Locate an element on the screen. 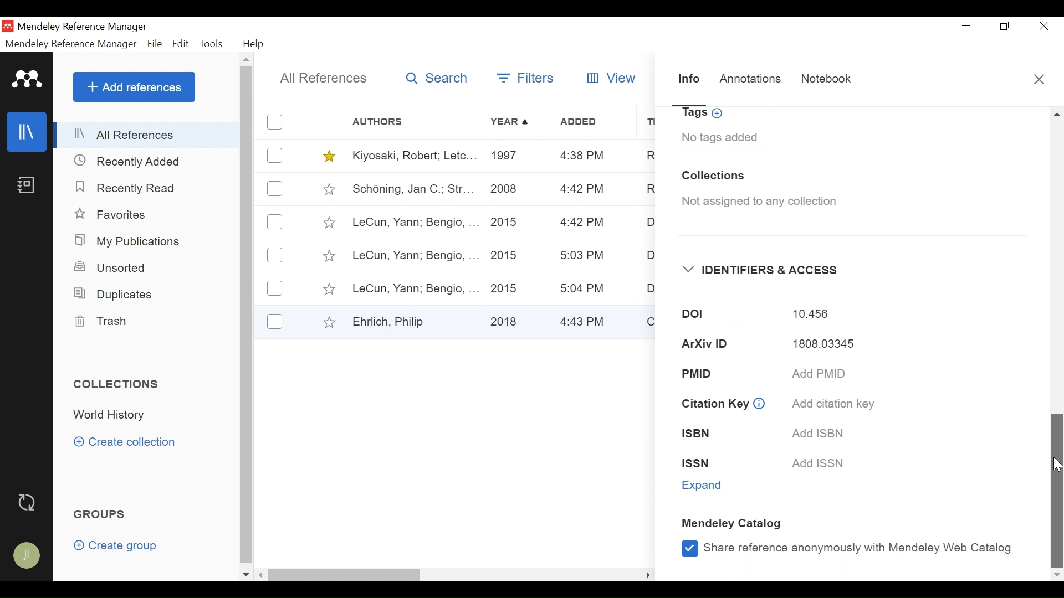 The height and width of the screenshot is (598, 1064). Help is located at coordinates (253, 44).